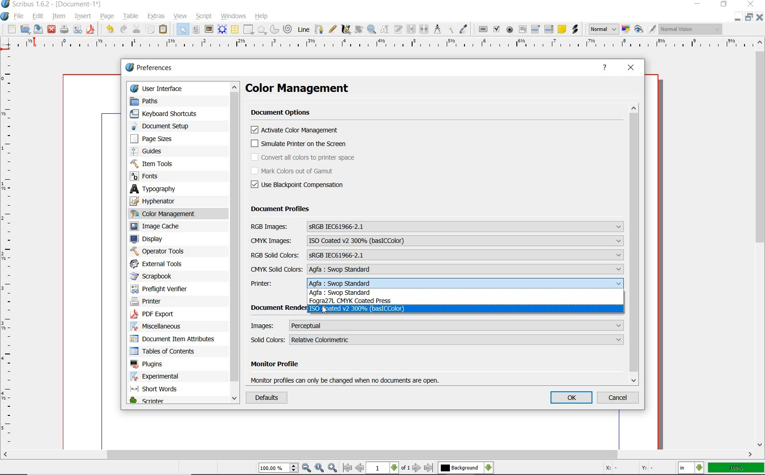 The image size is (765, 475). Describe the element at coordinates (160, 126) in the screenshot. I see `document setup` at that location.